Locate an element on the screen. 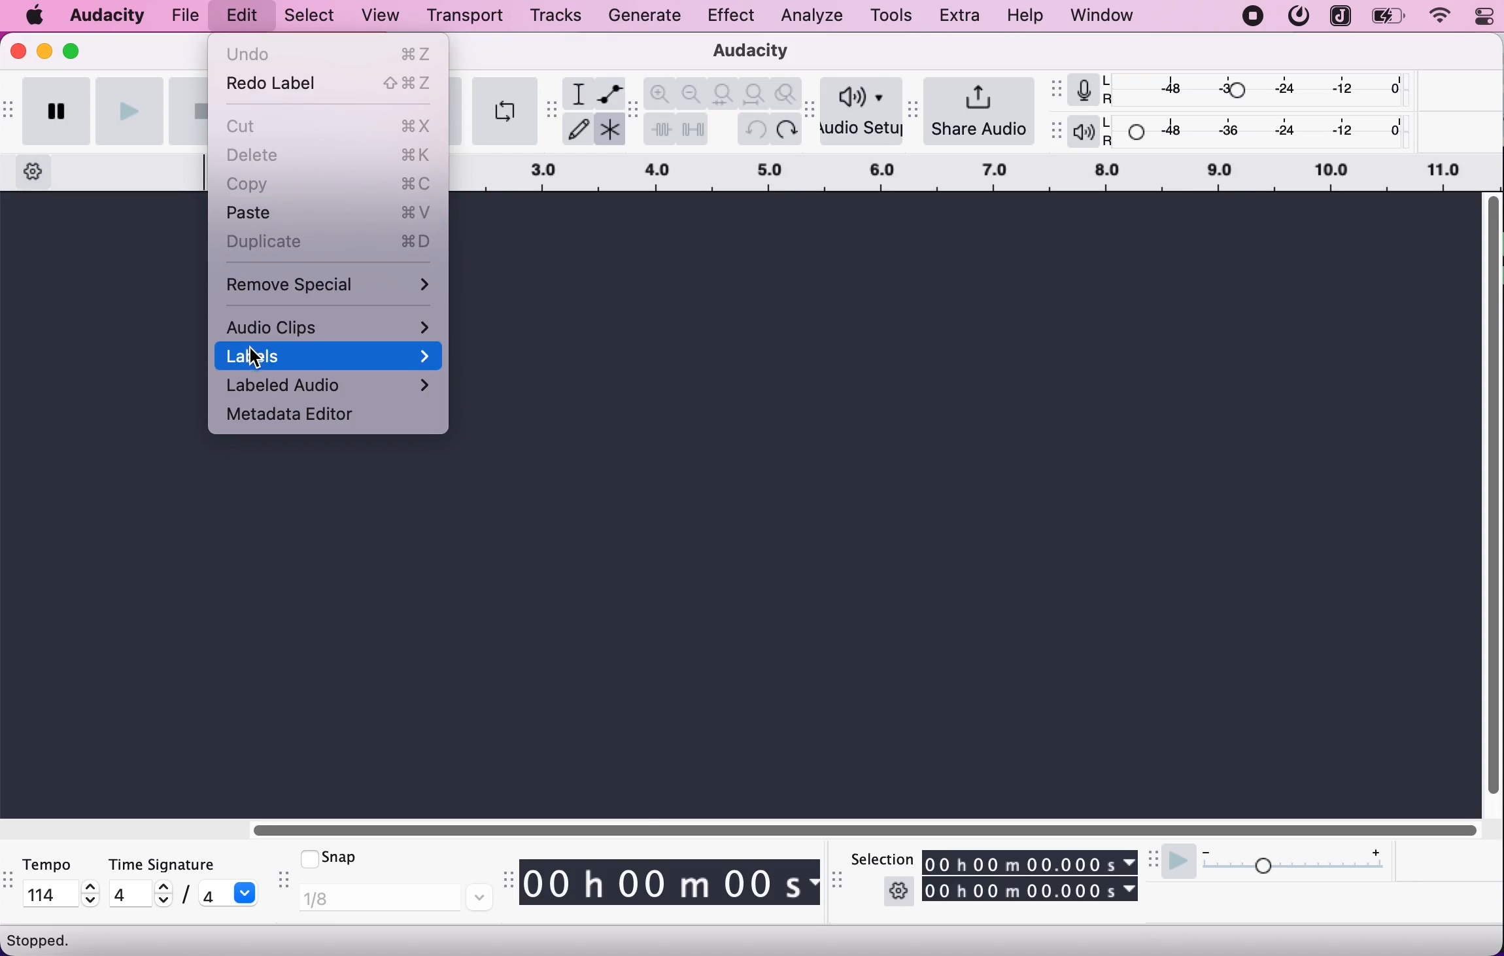 This screenshot has height=956, width=1504. audacity snap toolbar is located at coordinates (281, 881).